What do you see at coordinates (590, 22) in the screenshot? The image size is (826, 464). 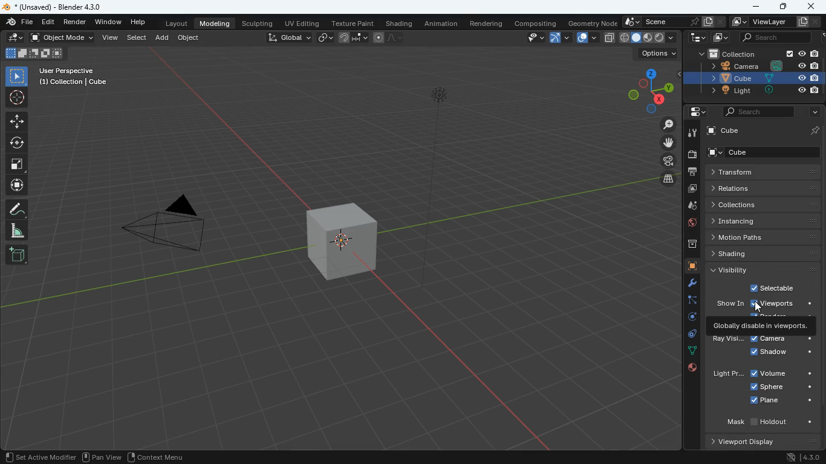 I see `geometry node` at bounding box center [590, 22].